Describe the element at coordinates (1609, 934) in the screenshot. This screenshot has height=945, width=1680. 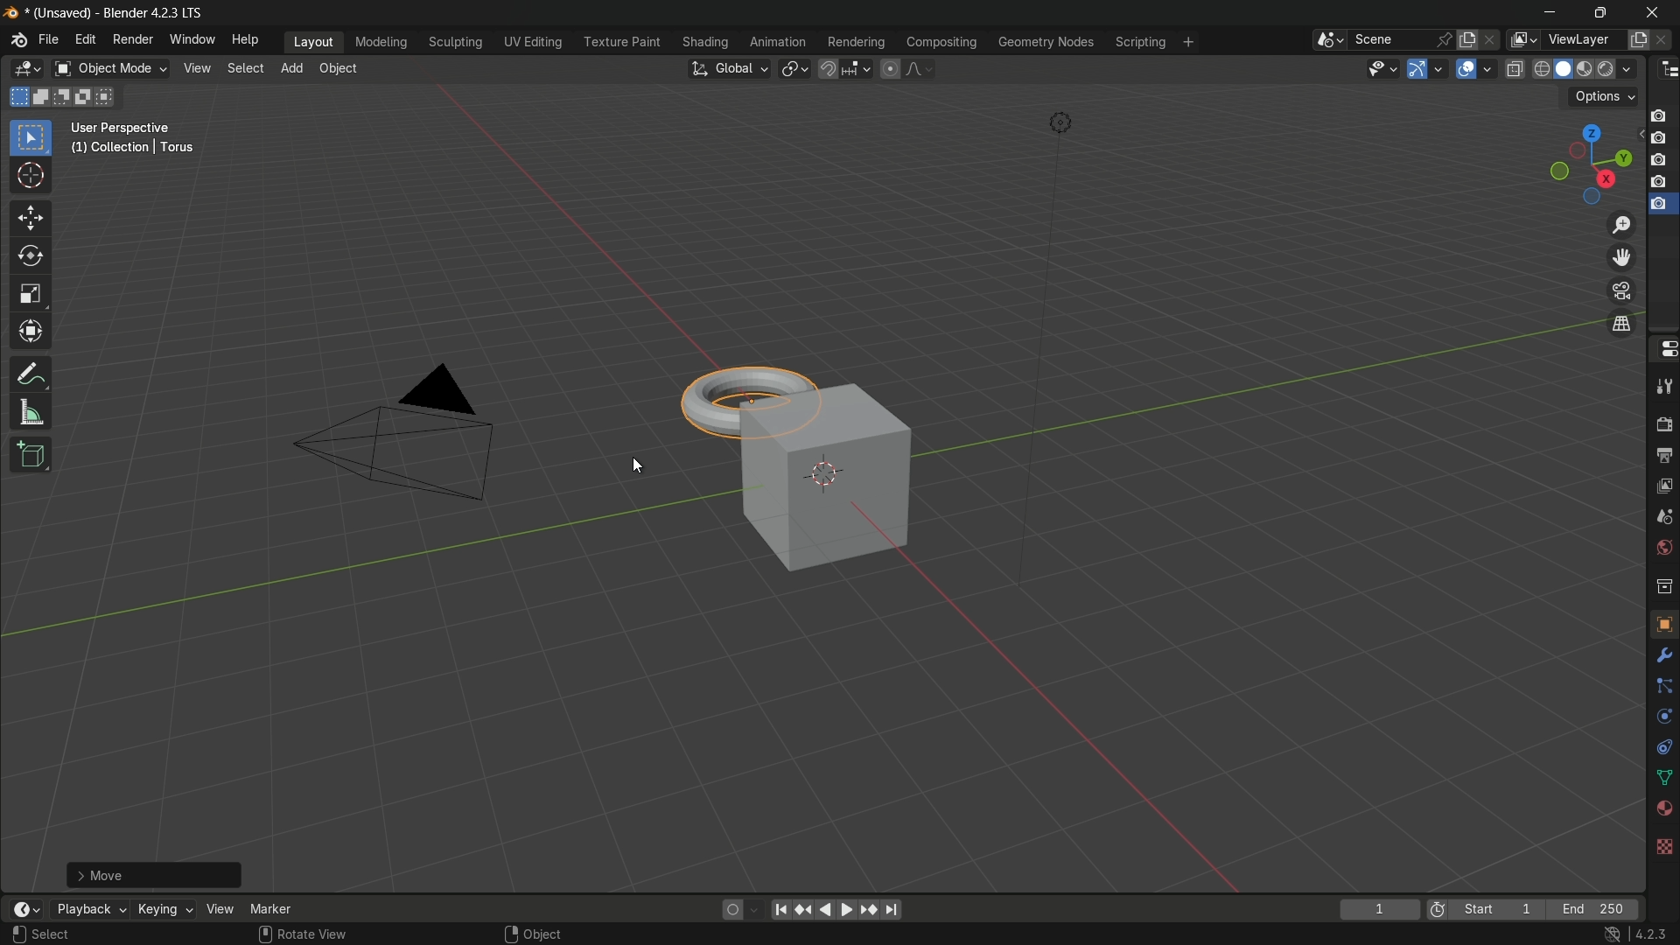
I see `no internet` at that location.